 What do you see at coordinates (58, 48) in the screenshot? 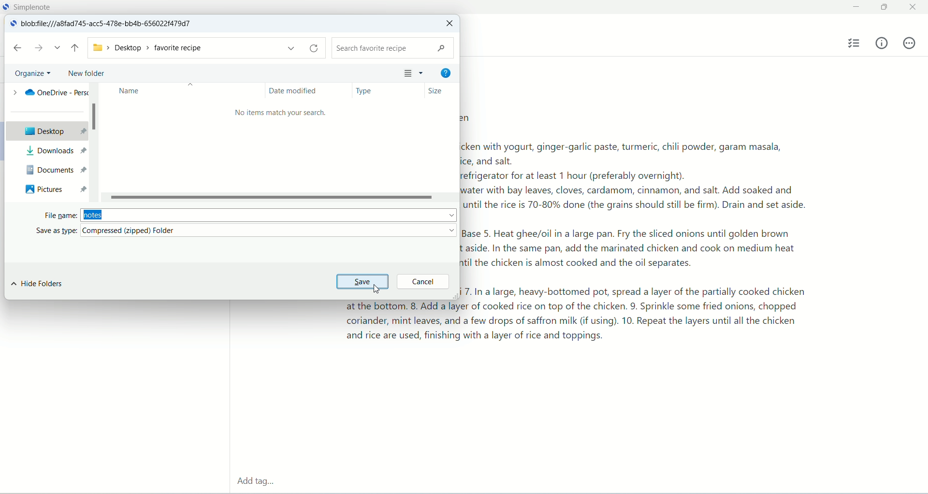
I see `recent location` at bounding box center [58, 48].